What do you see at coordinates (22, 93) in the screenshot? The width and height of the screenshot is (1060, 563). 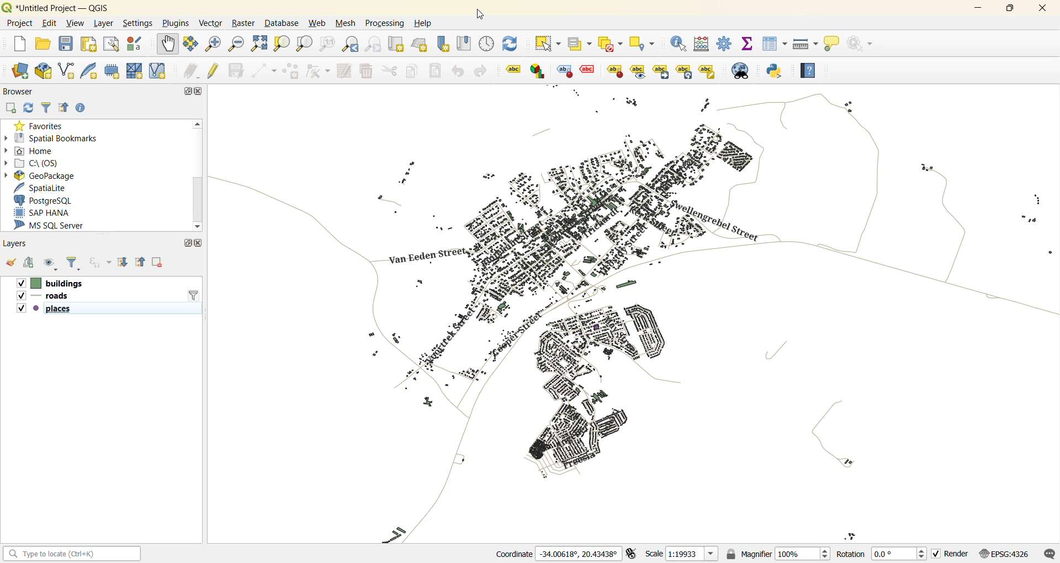 I see `browser` at bounding box center [22, 93].